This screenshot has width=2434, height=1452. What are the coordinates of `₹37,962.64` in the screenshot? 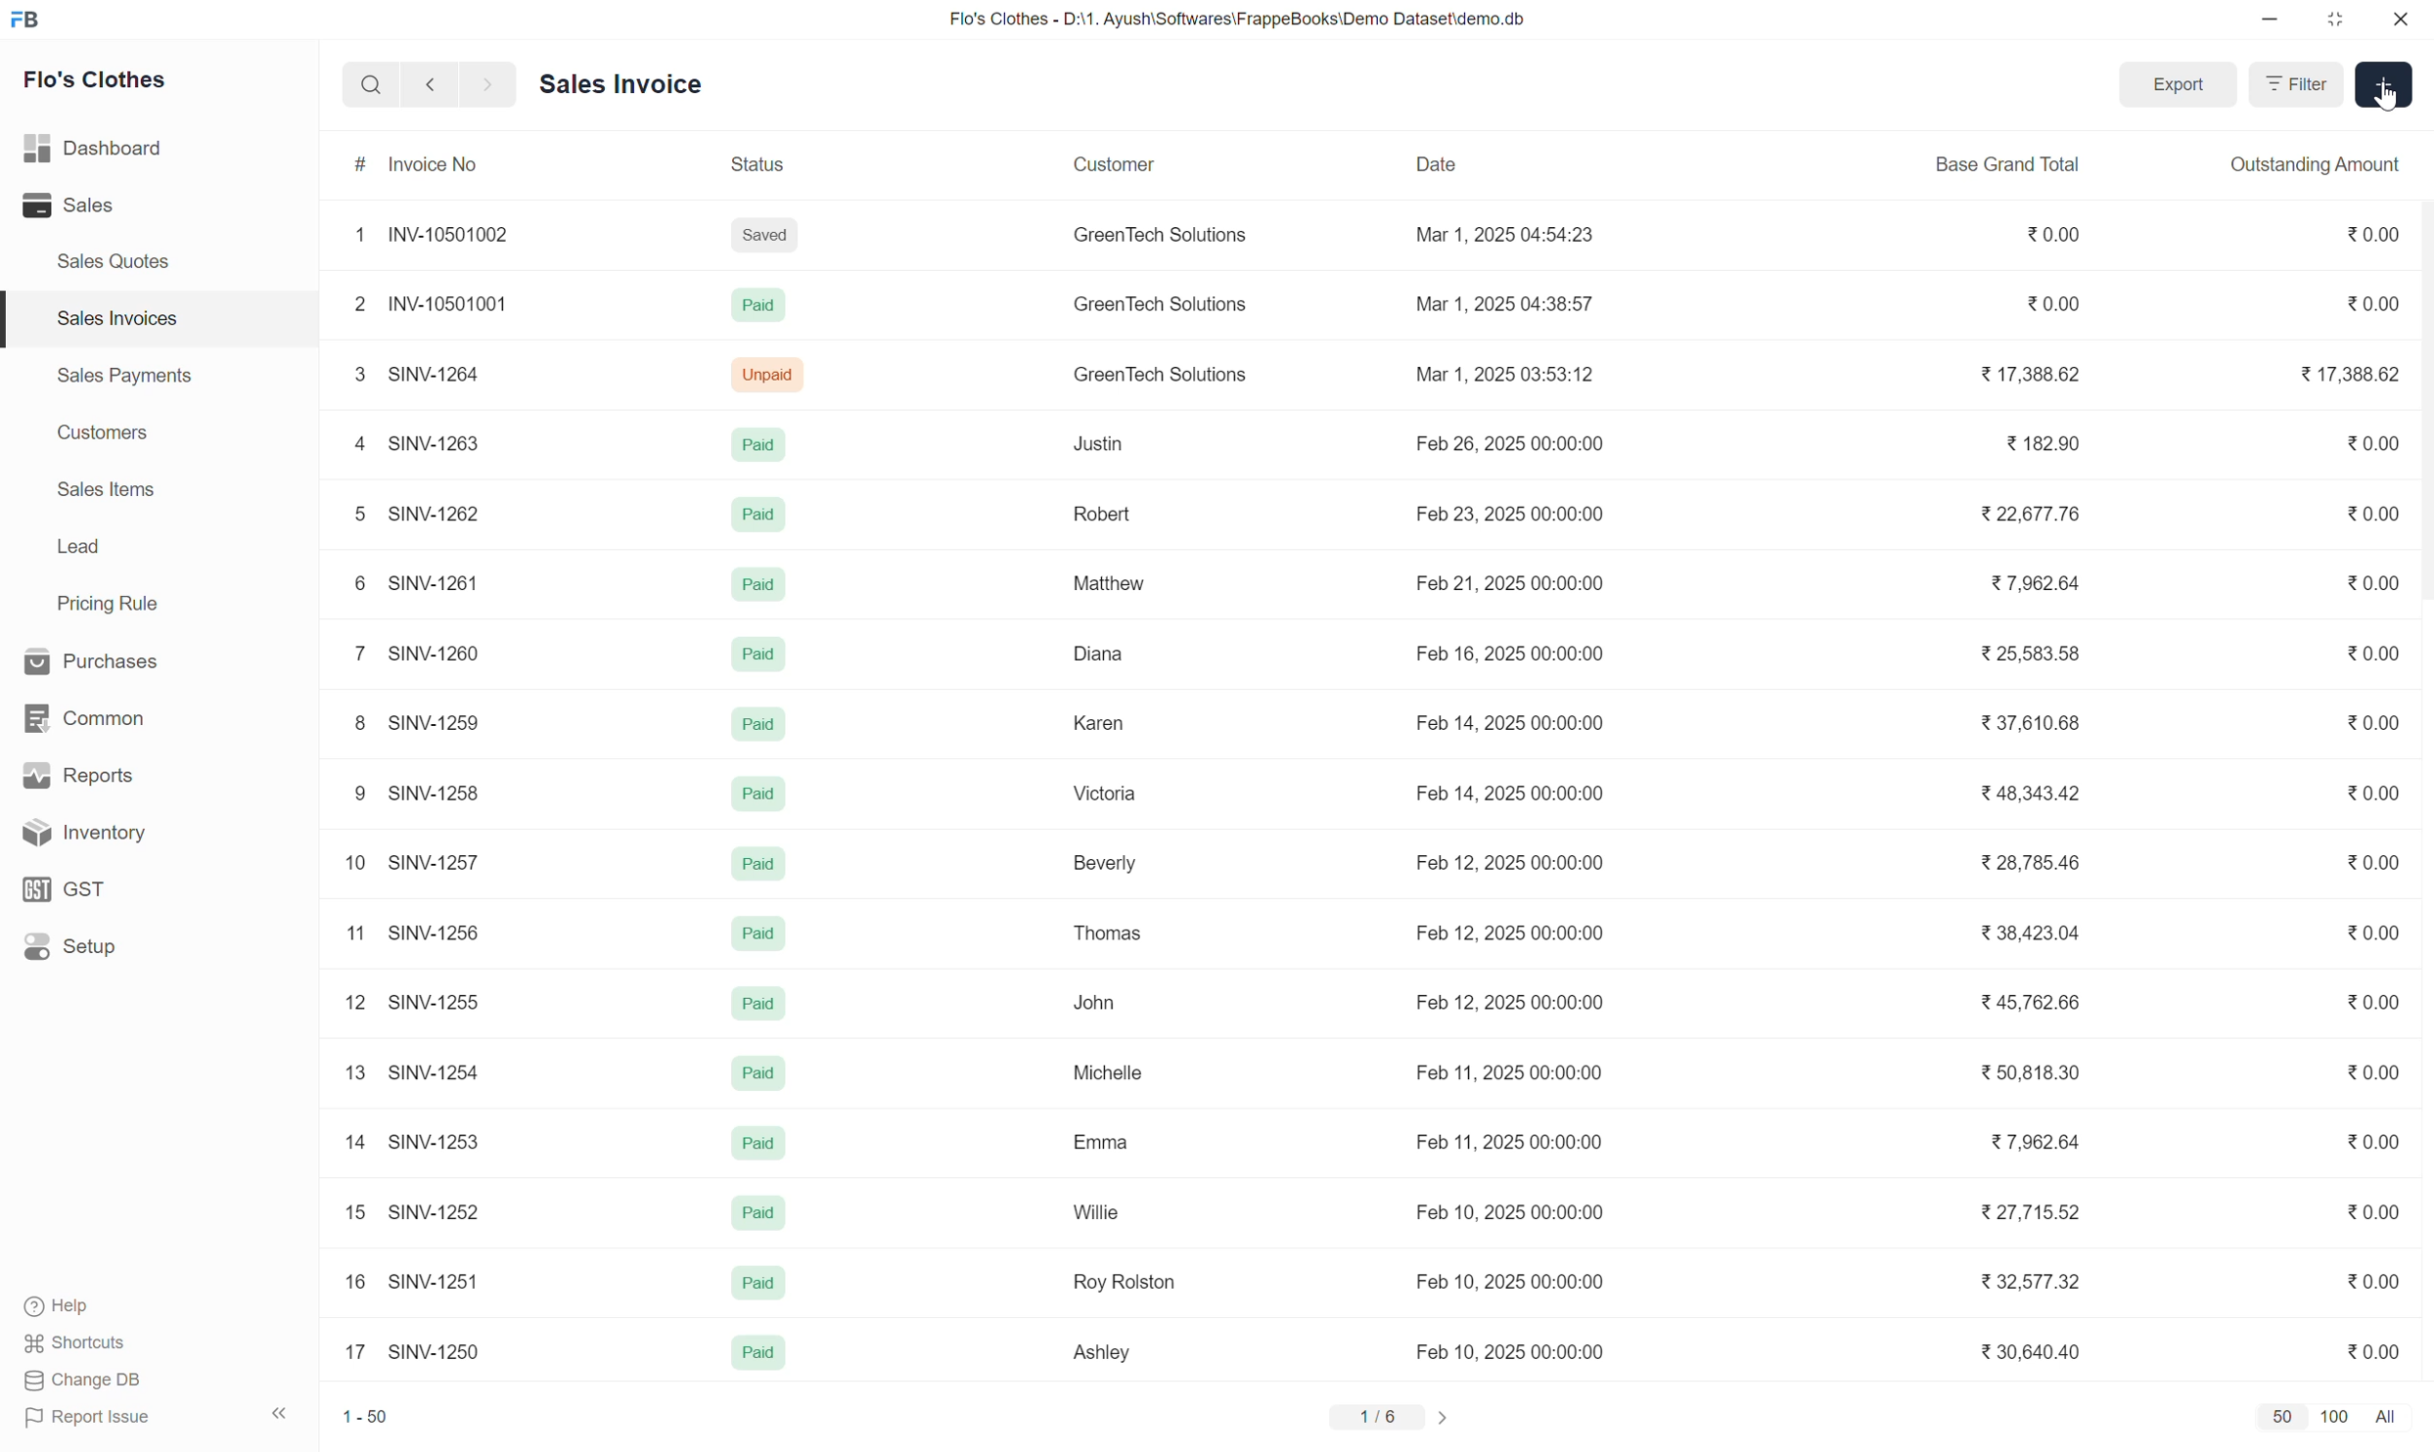 It's located at (2044, 582).